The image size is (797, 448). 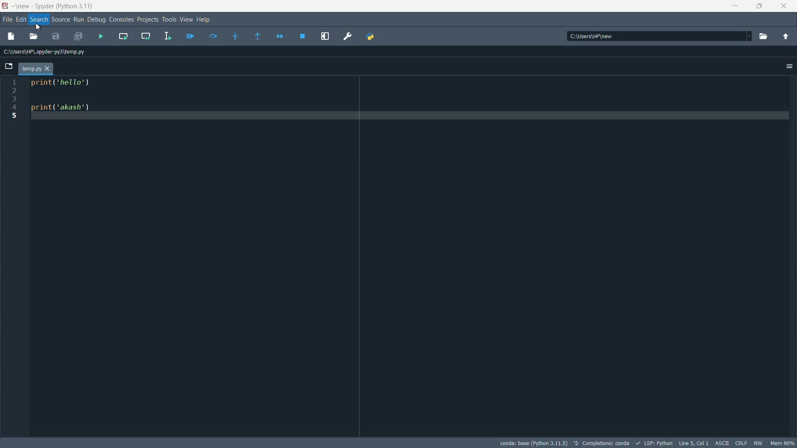 What do you see at coordinates (370, 37) in the screenshot?
I see `python path manager` at bounding box center [370, 37].